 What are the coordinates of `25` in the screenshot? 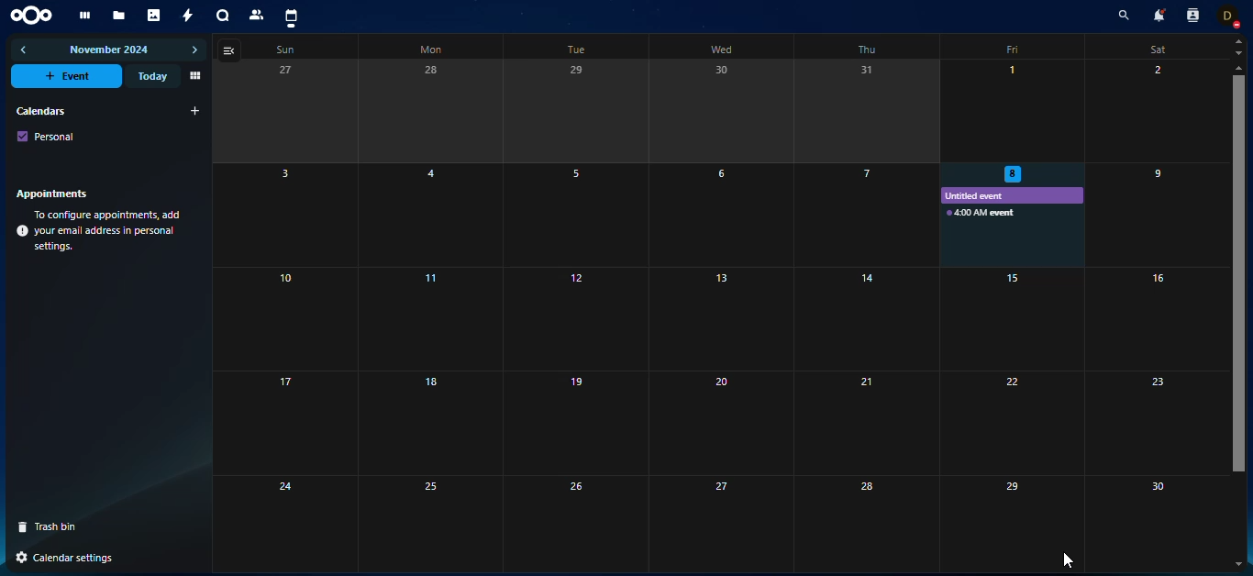 It's located at (427, 521).